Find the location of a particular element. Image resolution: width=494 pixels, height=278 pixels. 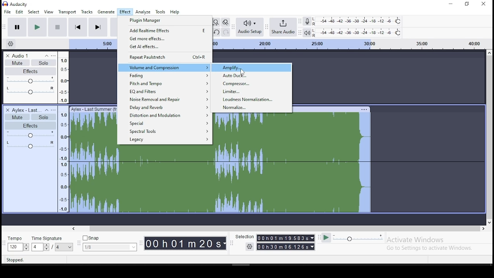

recording level is located at coordinates (358, 21).